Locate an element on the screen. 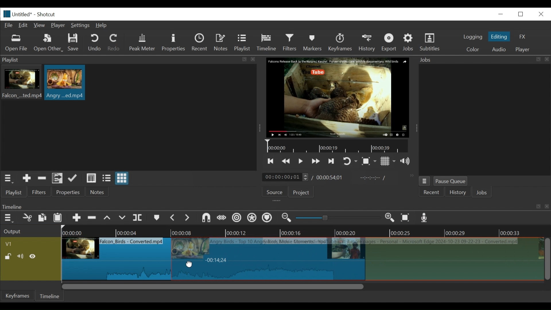 The image size is (551, 310). Timeline is located at coordinates (268, 41).